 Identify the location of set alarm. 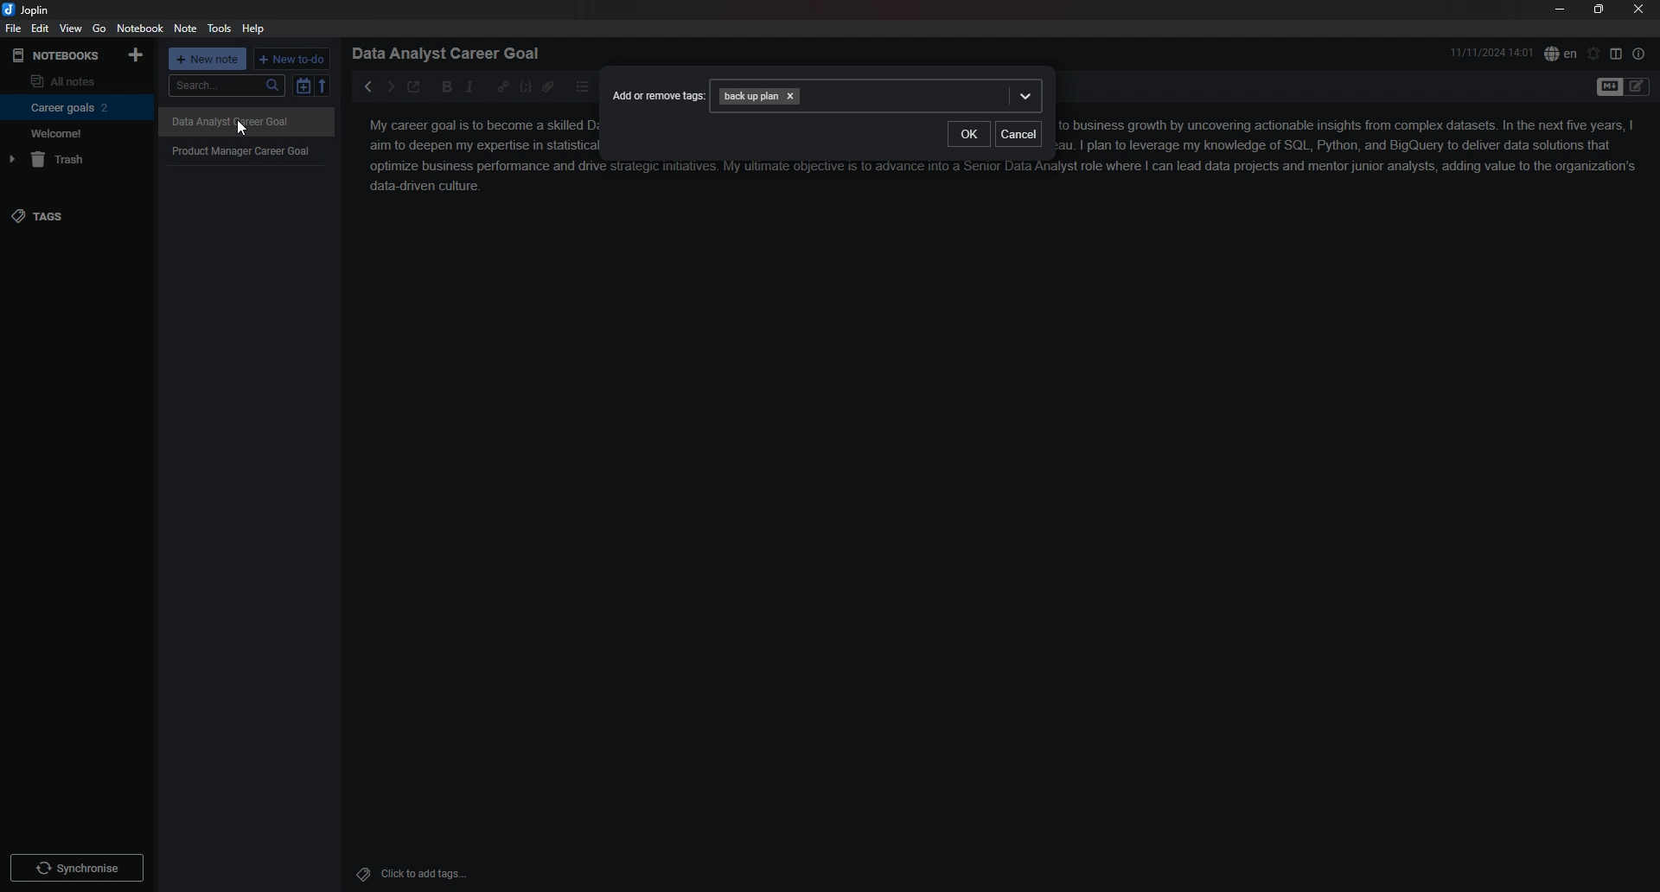
(1594, 54).